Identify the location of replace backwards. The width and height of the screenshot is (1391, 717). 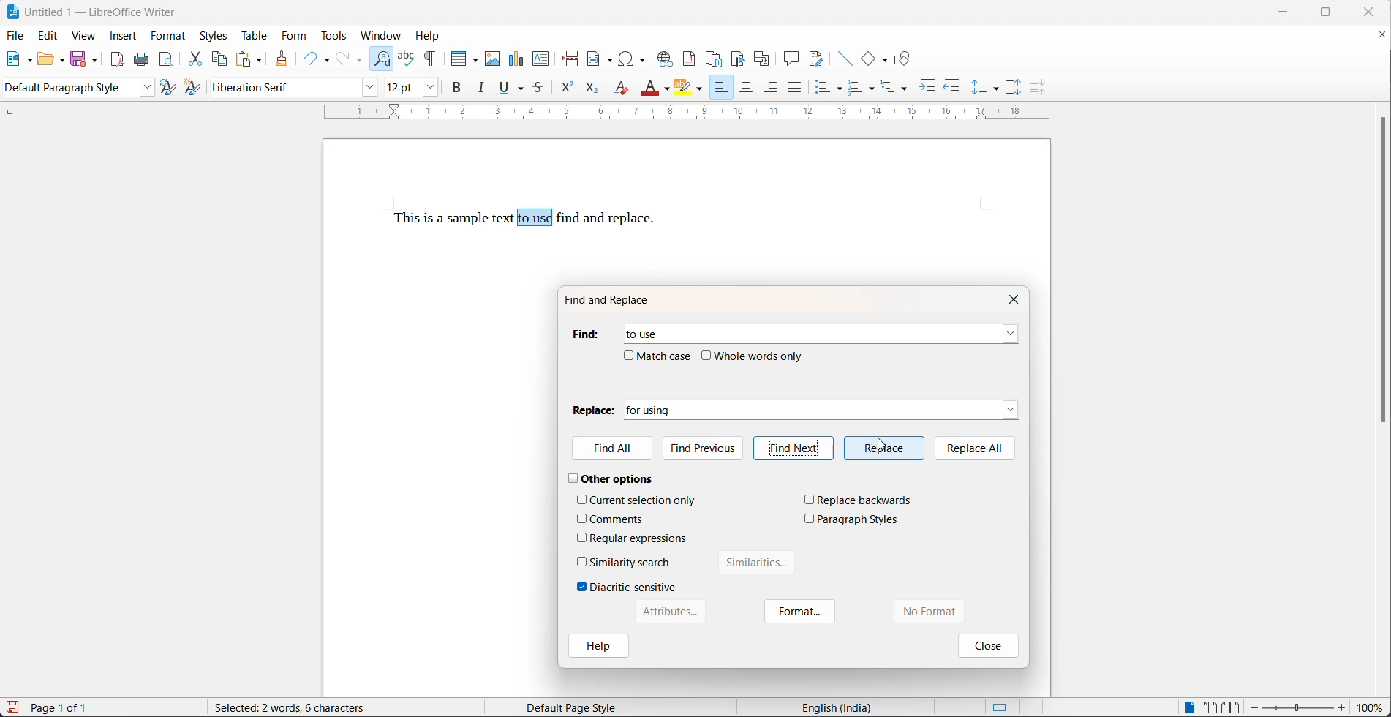
(866, 500).